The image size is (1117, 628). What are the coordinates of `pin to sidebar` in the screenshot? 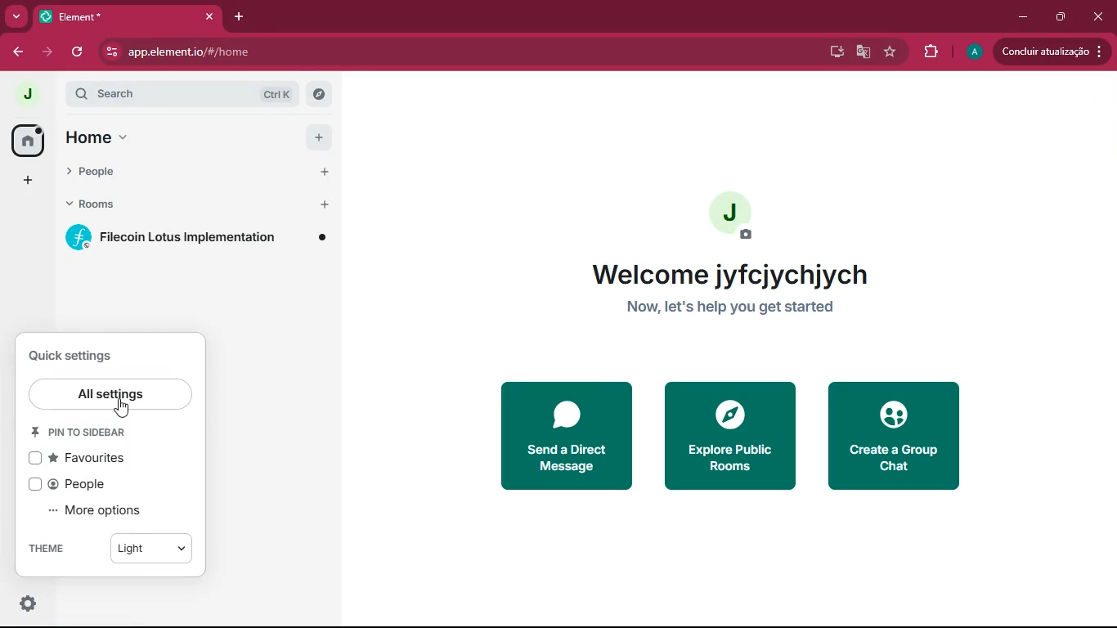 It's located at (88, 435).